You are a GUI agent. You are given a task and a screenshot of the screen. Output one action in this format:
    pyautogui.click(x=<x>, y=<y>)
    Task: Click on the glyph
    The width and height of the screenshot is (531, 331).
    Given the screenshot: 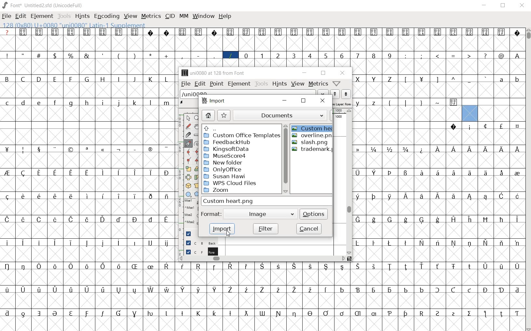 What is the action you would take?
    pyautogui.click(x=501, y=80)
    